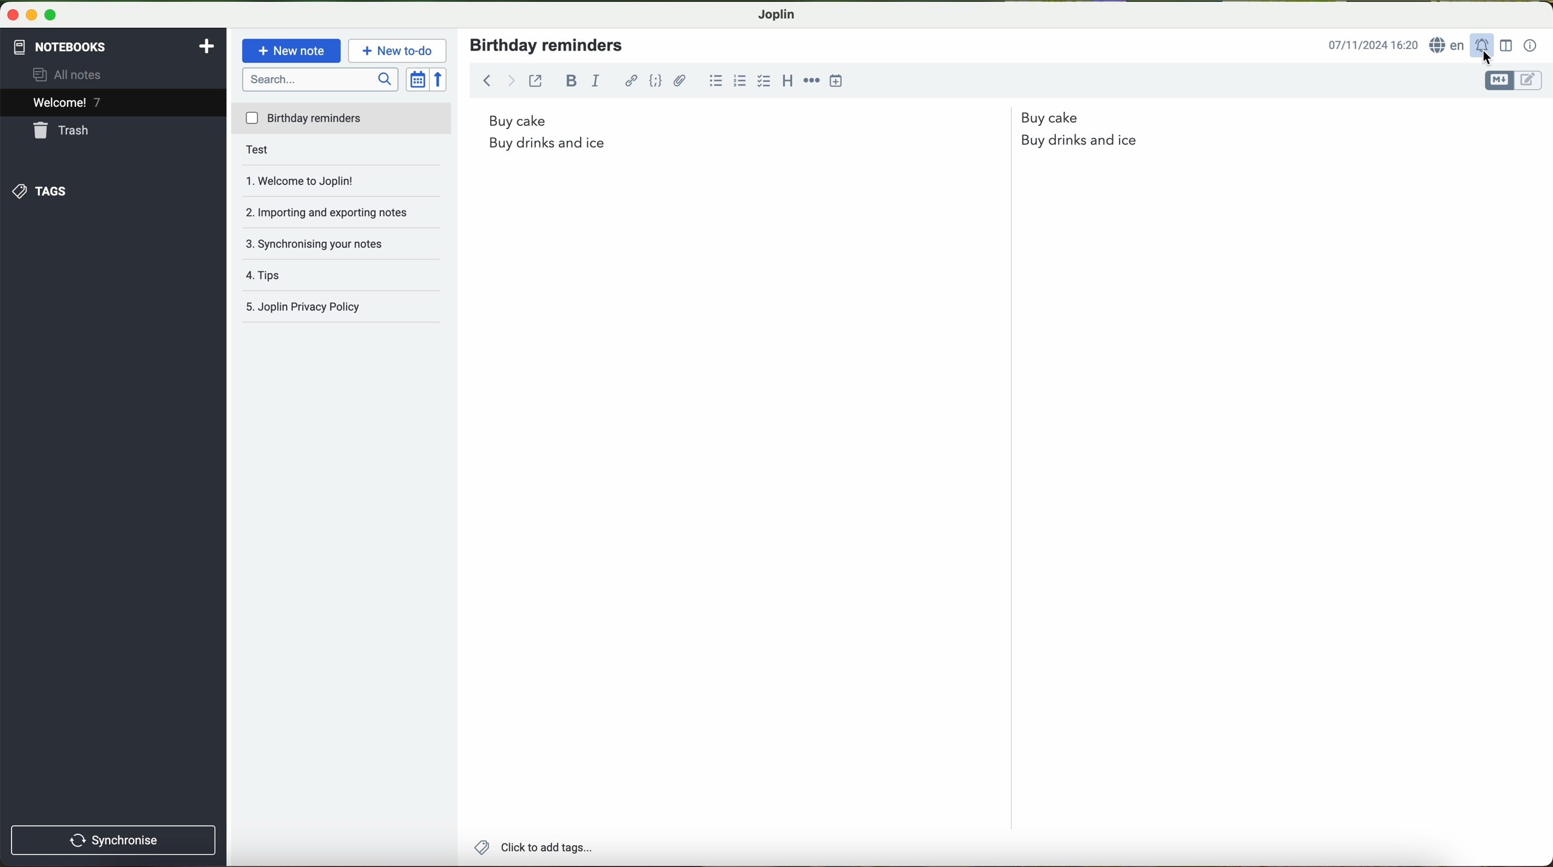 This screenshot has width=1553, height=867. I want to click on welcome 6, so click(68, 103).